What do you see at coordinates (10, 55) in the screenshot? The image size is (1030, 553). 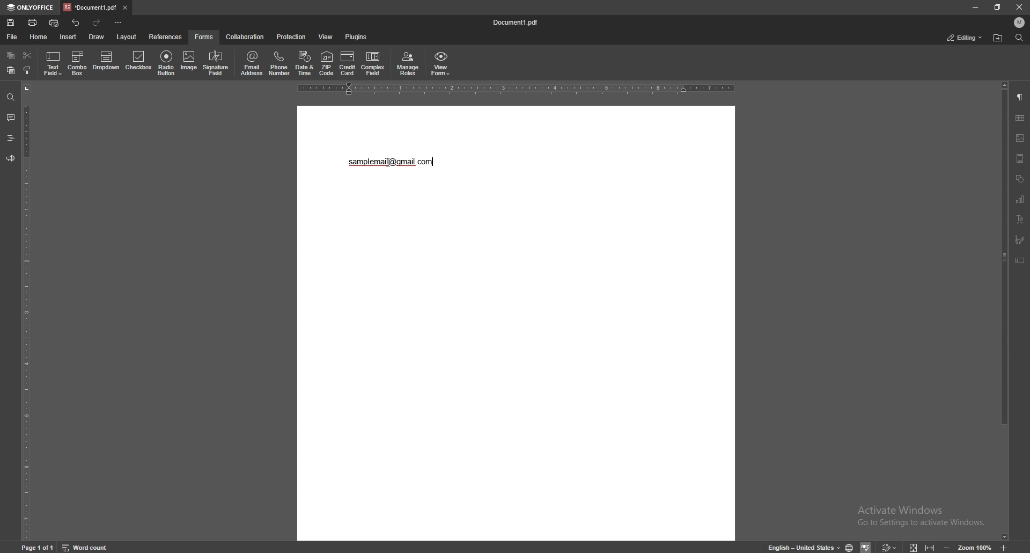 I see `copy` at bounding box center [10, 55].